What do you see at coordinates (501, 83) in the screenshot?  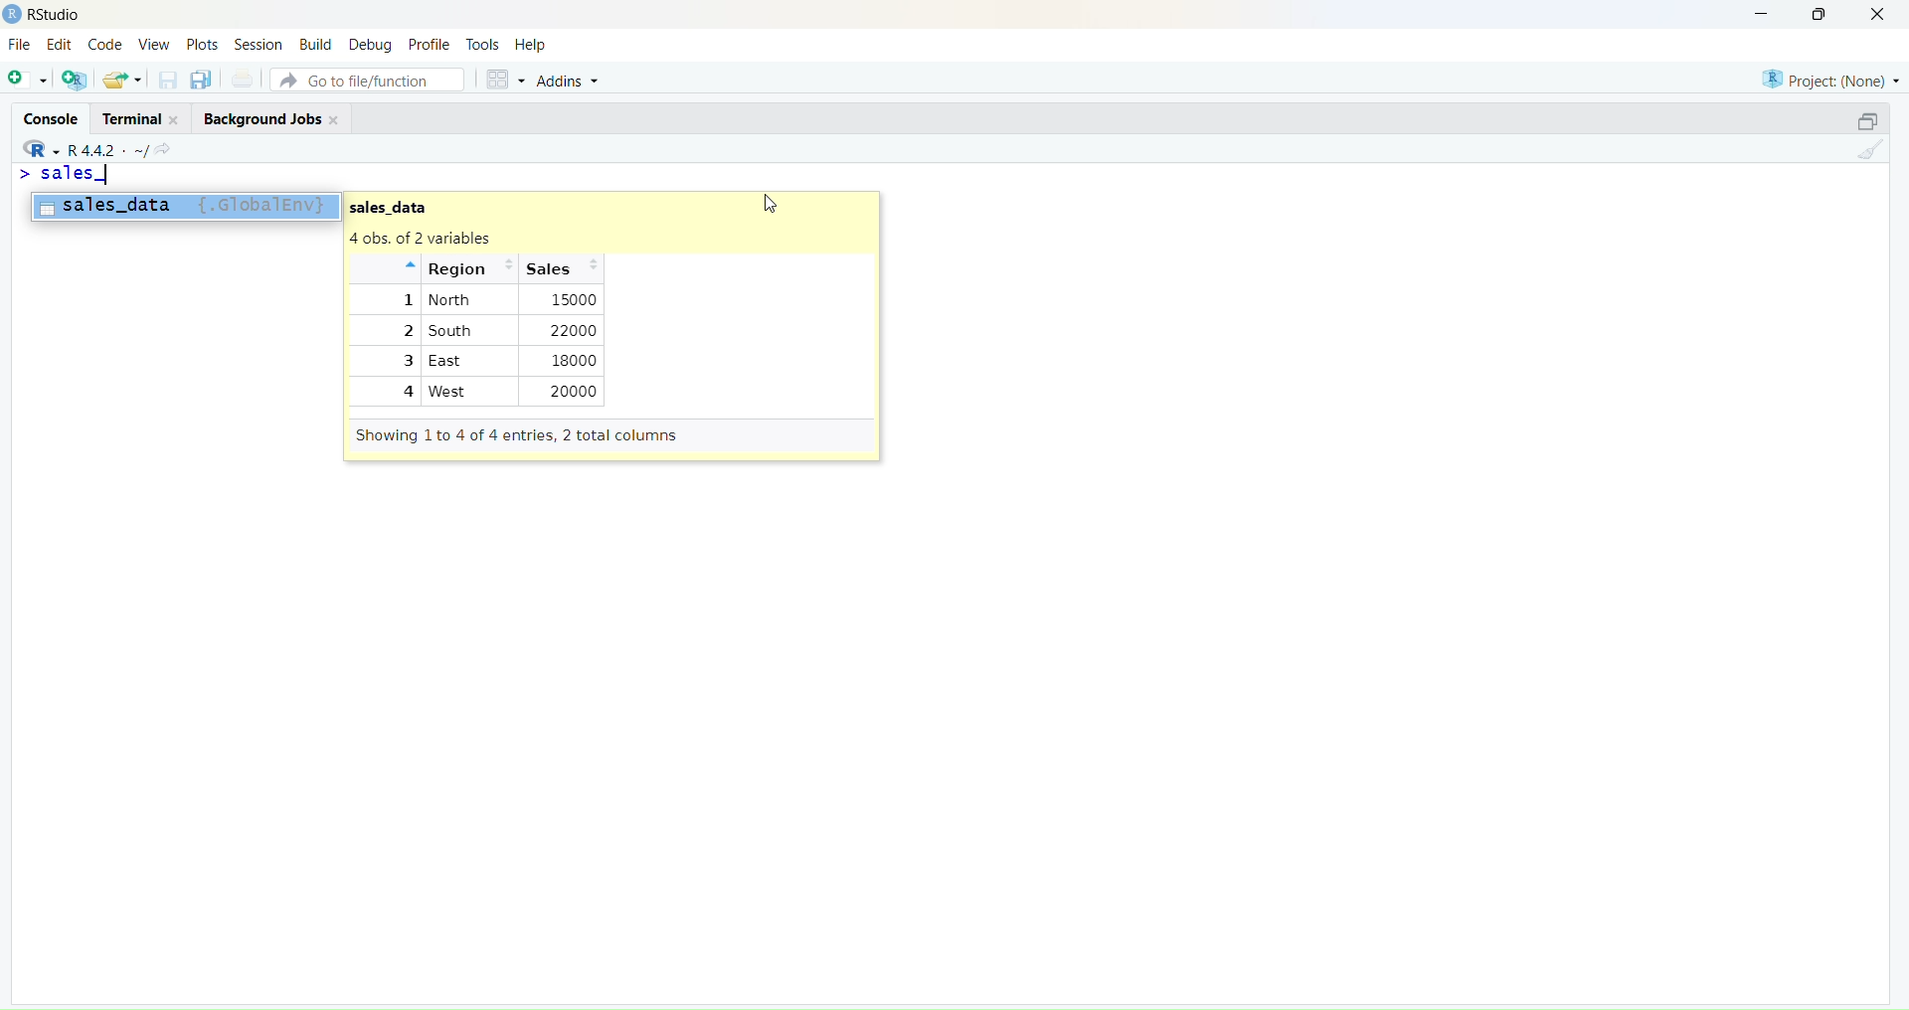 I see `grid view` at bounding box center [501, 83].